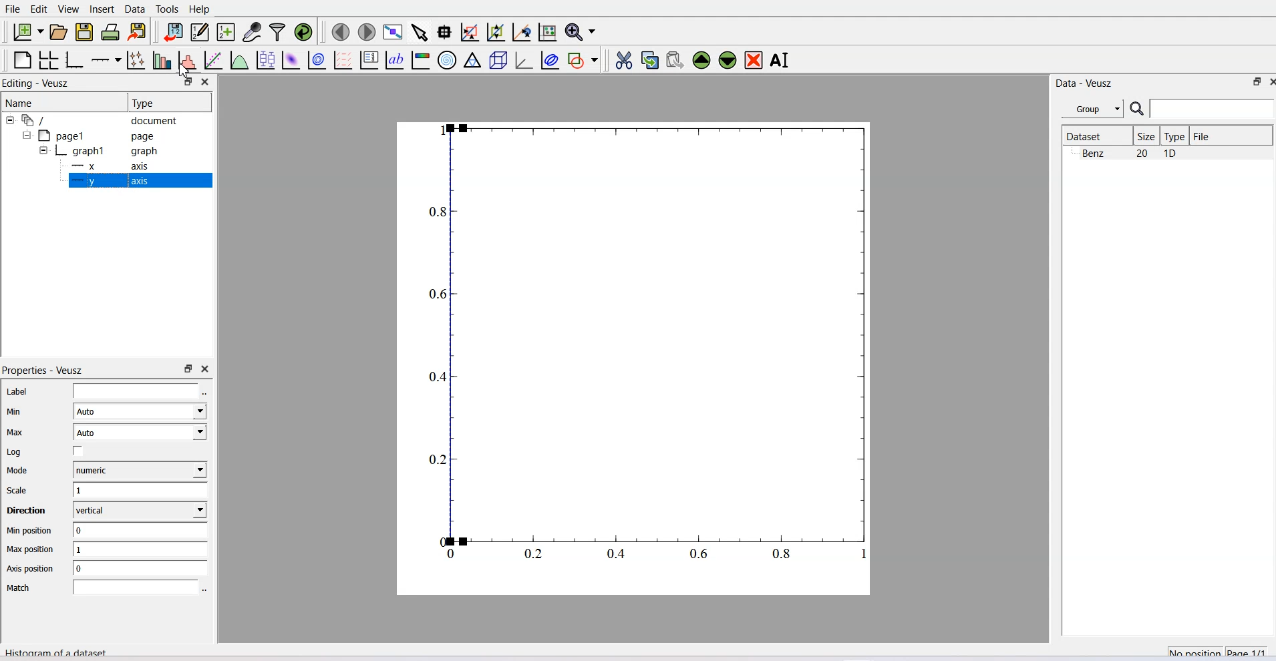 This screenshot has width=1276, height=661. Describe the element at coordinates (44, 369) in the screenshot. I see `Properties - Veusz` at that location.